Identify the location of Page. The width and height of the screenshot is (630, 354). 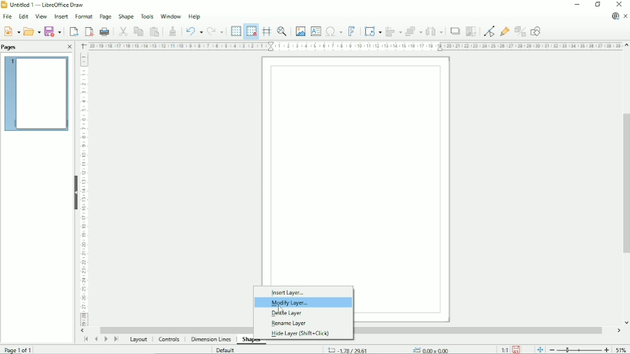
(105, 17).